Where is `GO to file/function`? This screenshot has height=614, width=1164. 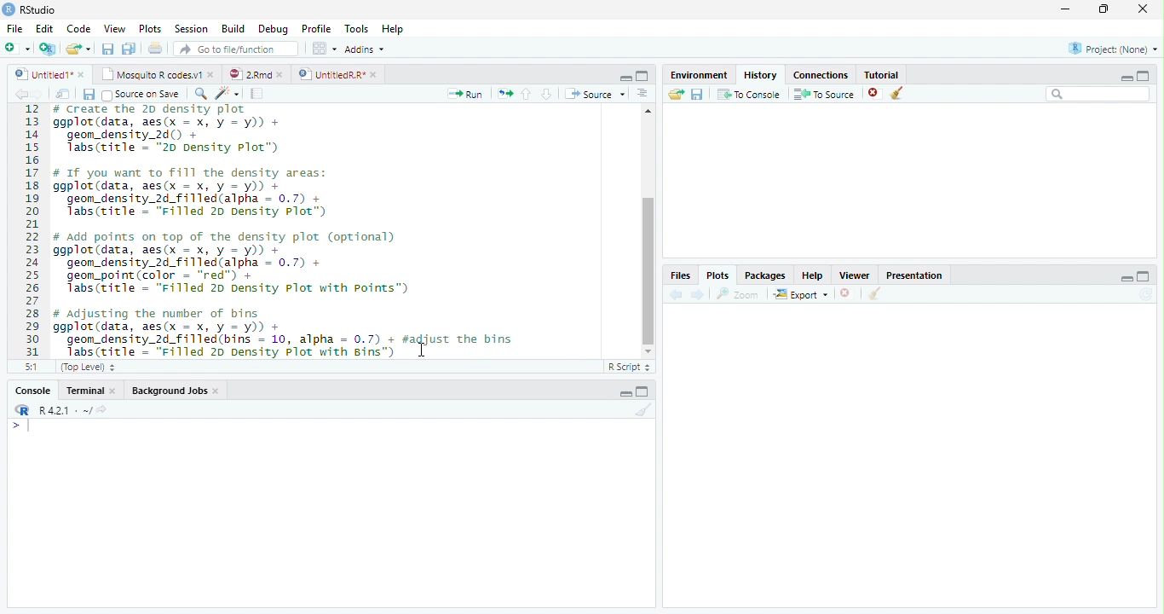 GO to file/function is located at coordinates (233, 49).